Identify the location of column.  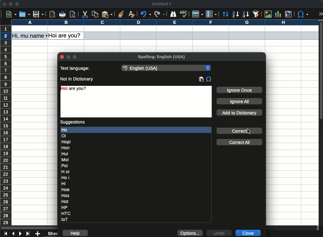
(165, 22).